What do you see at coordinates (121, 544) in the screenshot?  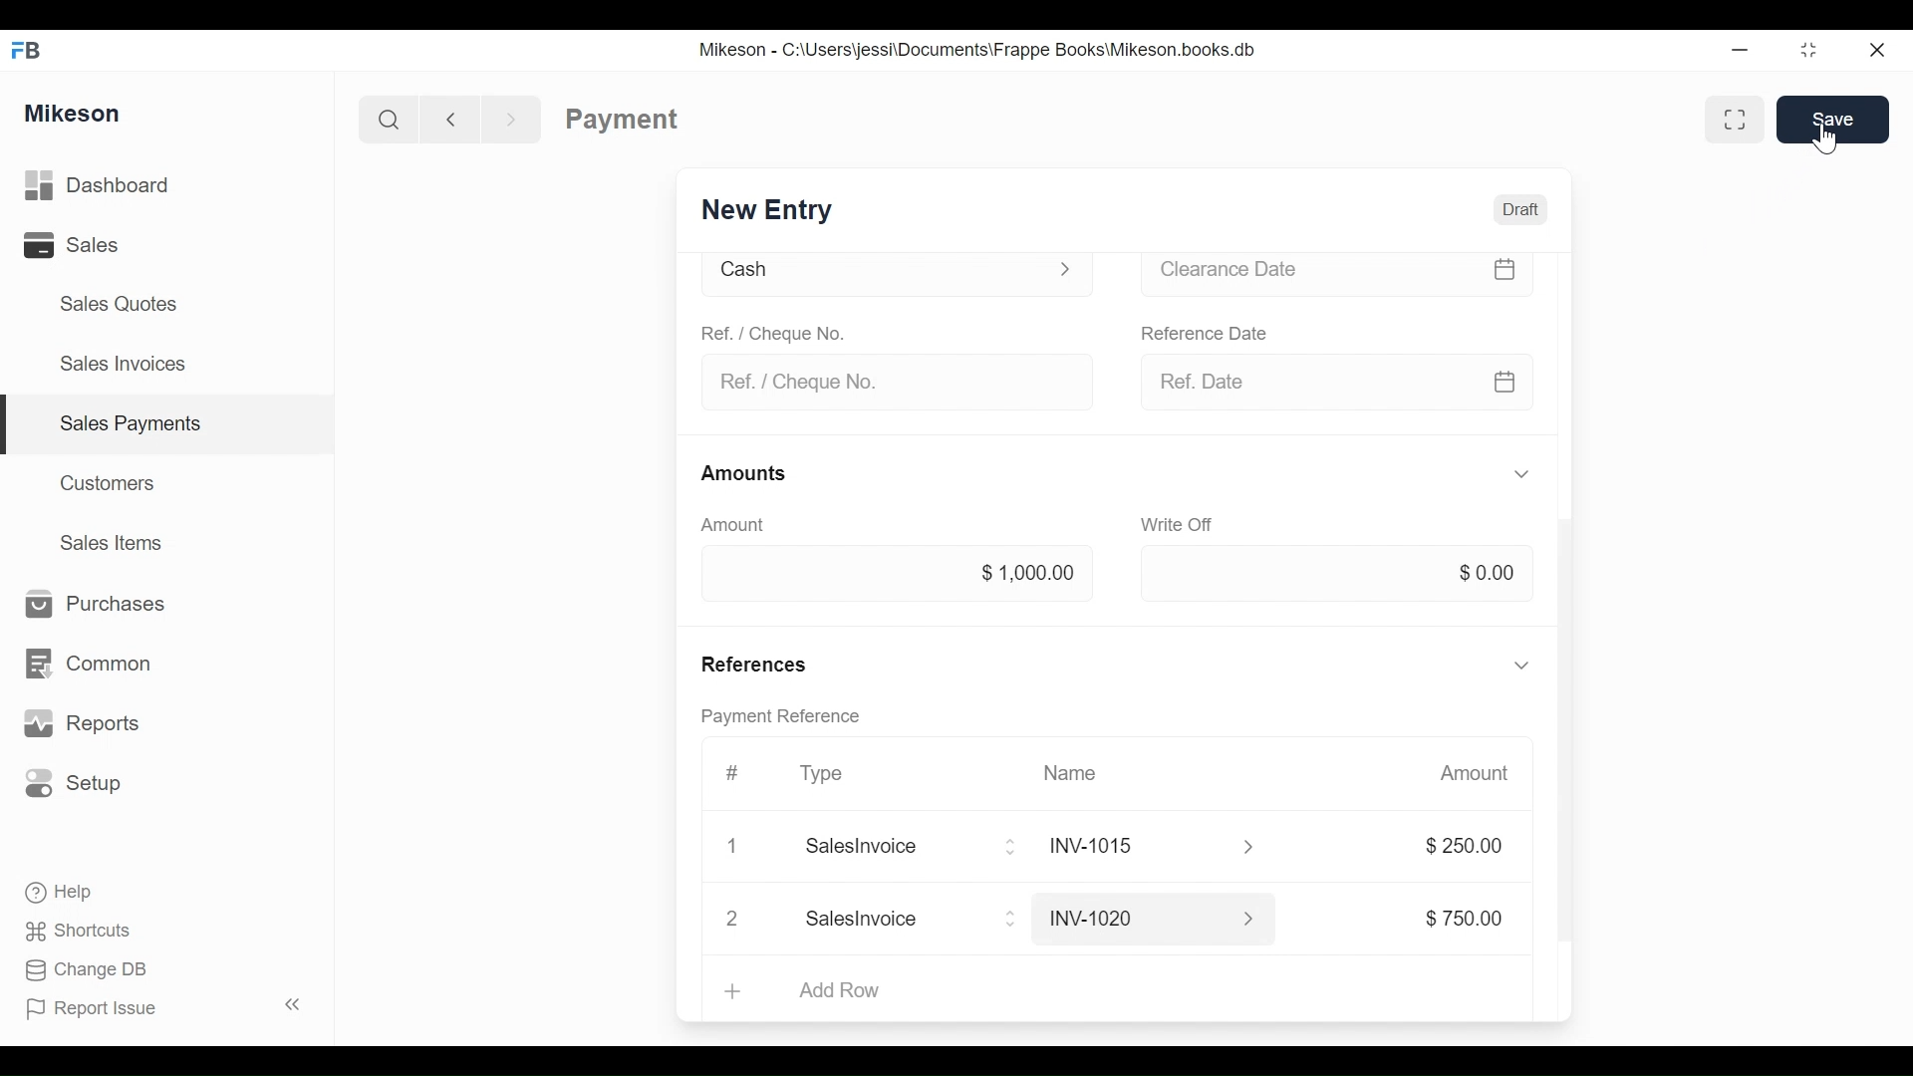 I see `Sales Items` at bounding box center [121, 544].